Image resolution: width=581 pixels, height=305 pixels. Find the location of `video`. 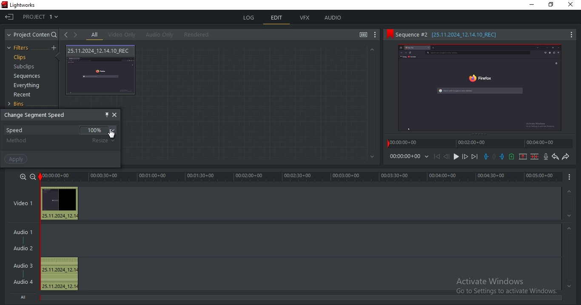

video is located at coordinates (101, 71).